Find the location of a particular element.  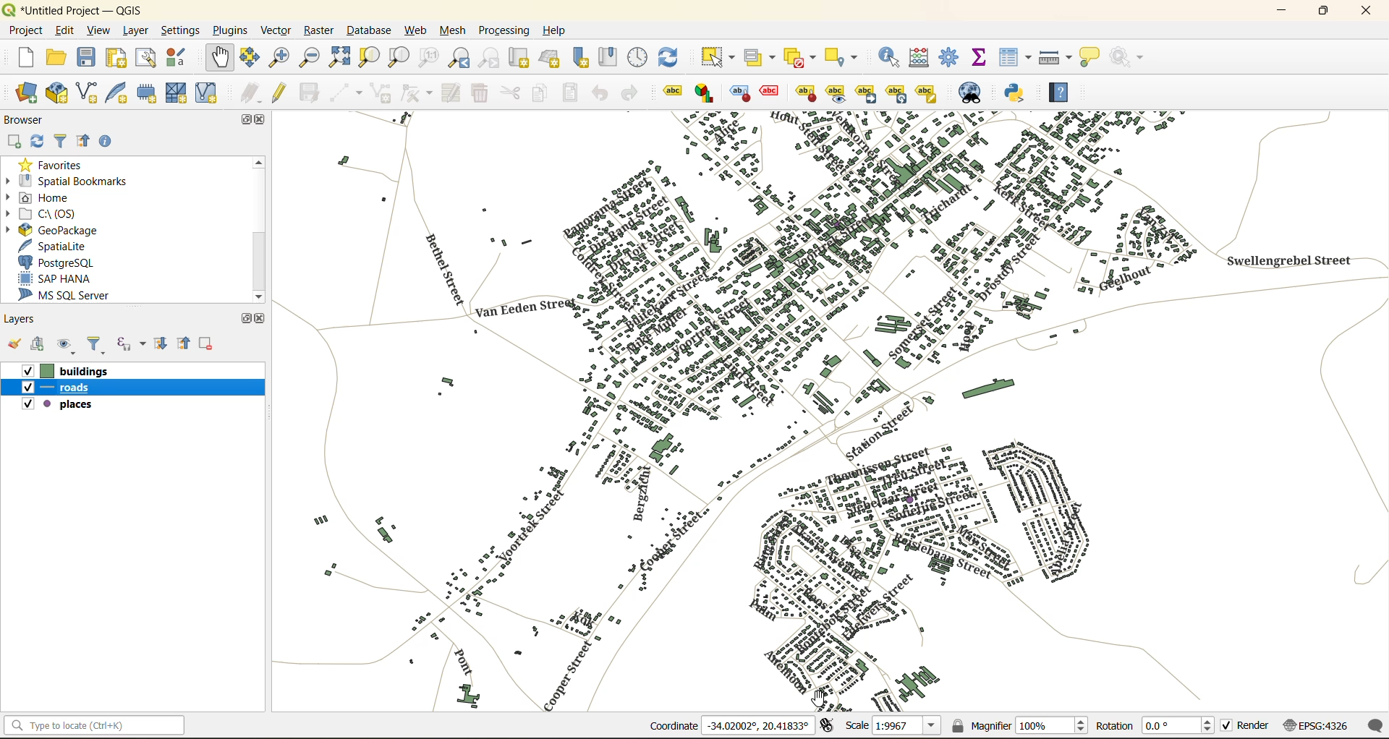

calculator is located at coordinates (921, 59).